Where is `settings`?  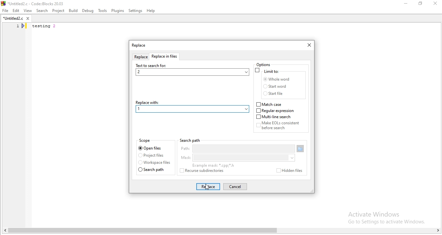 settings is located at coordinates (136, 11).